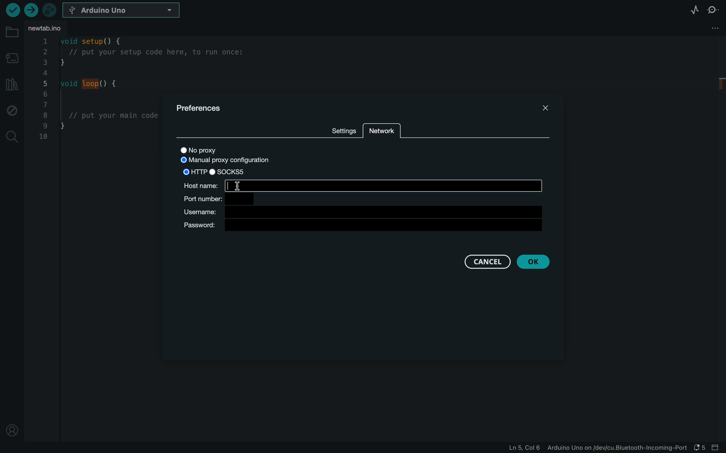 This screenshot has height=453, width=726. I want to click on ok, so click(534, 262).